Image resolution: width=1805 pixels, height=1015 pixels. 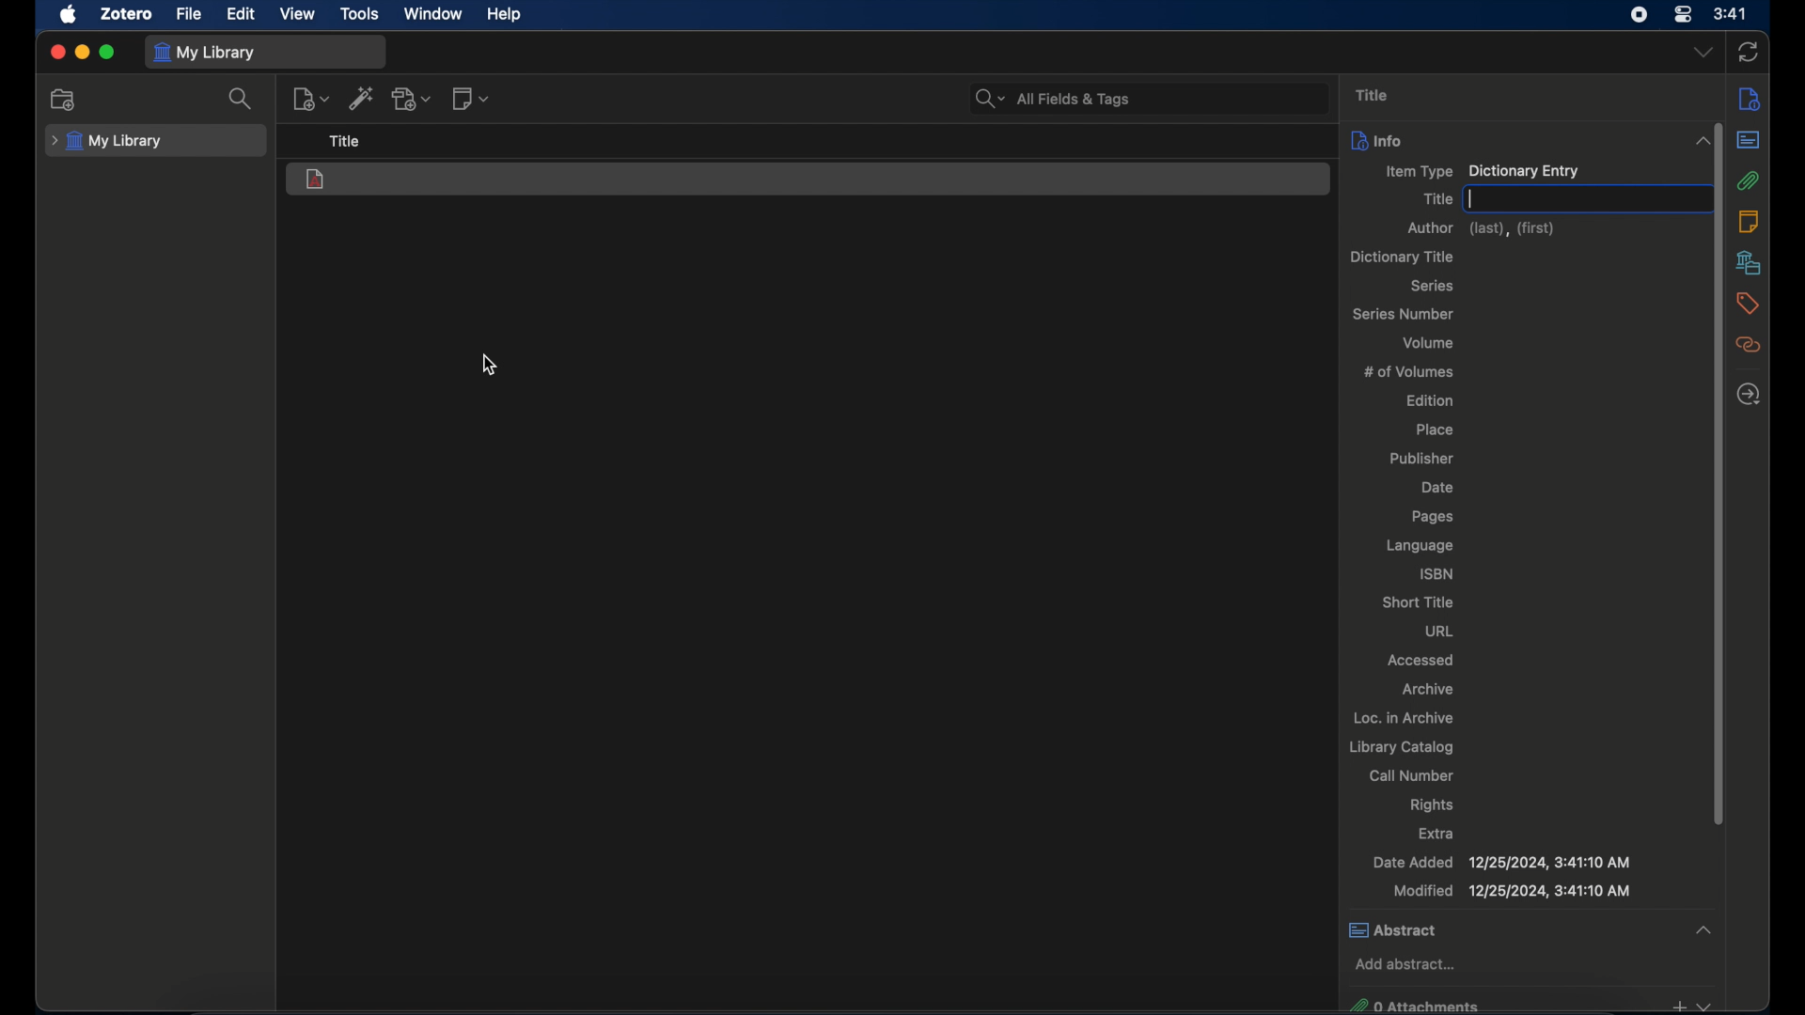 What do you see at coordinates (1750, 98) in the screenshot?
I see `info` at bounding box center [1750, 98].